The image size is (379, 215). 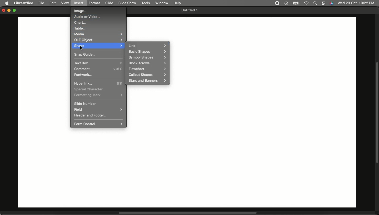 What do you see at coordinates (147, 80) in the screenshot?
I see `Stars and banners` at bounding box center [147, 80].